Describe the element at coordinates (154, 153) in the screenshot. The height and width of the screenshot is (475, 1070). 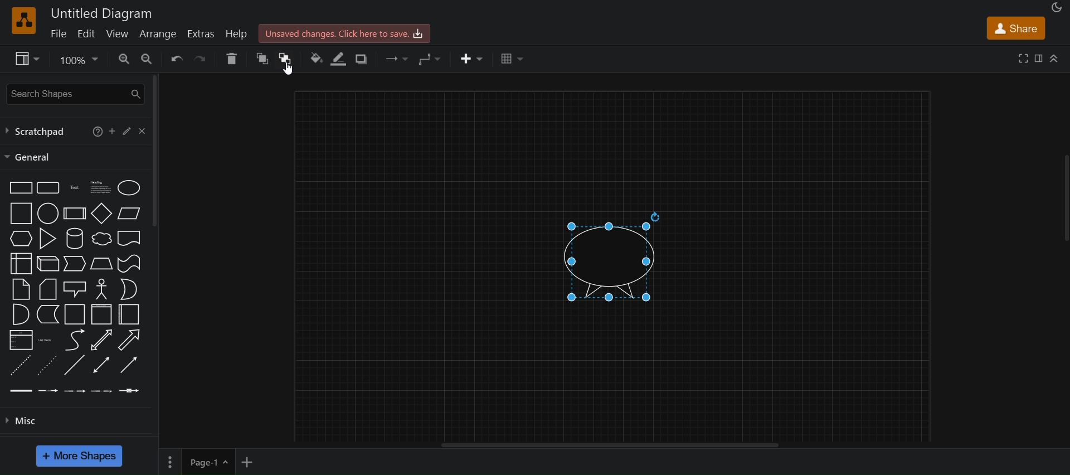
I see `vertical scroll bar` at that location.